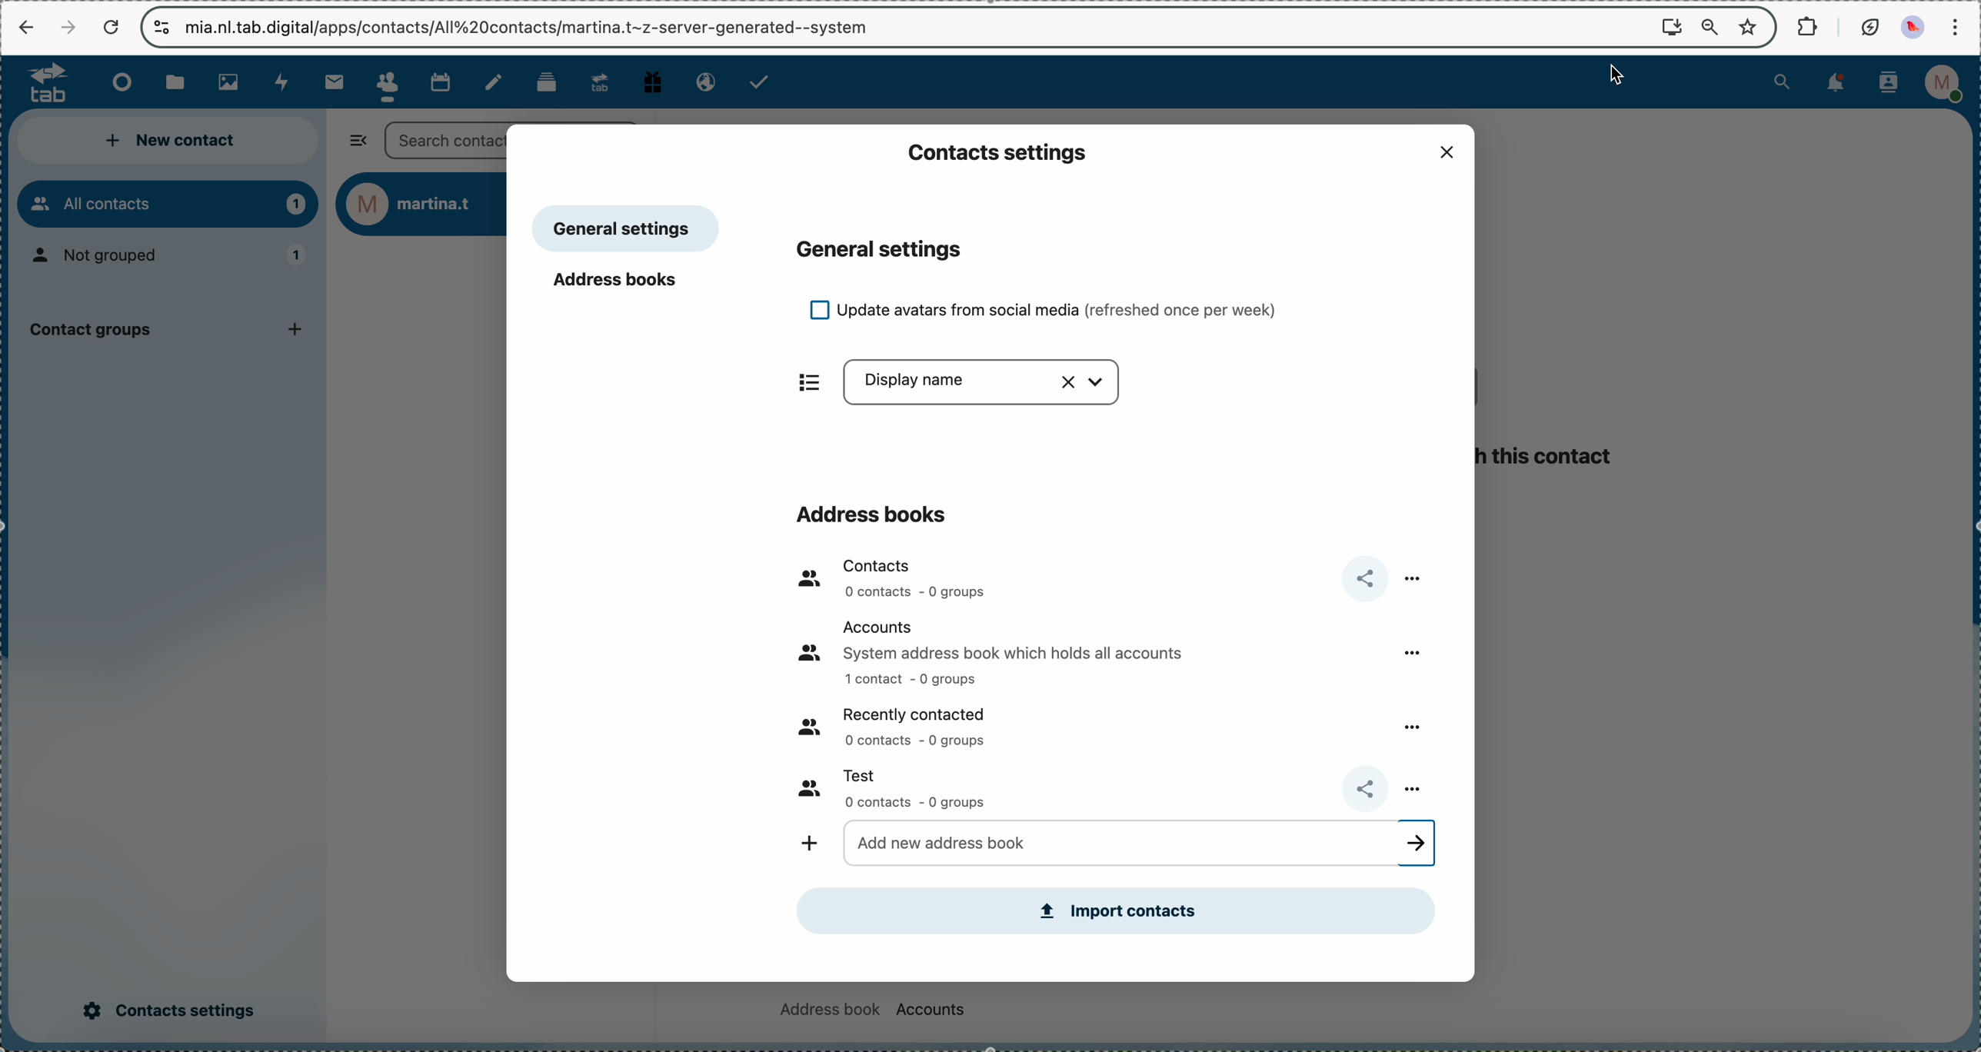 Image resolution: width=1981 pixels, height=1052 pixels. Describe the element at coordinates (631, 225) in the screenshot. I see `general settings` at that location.